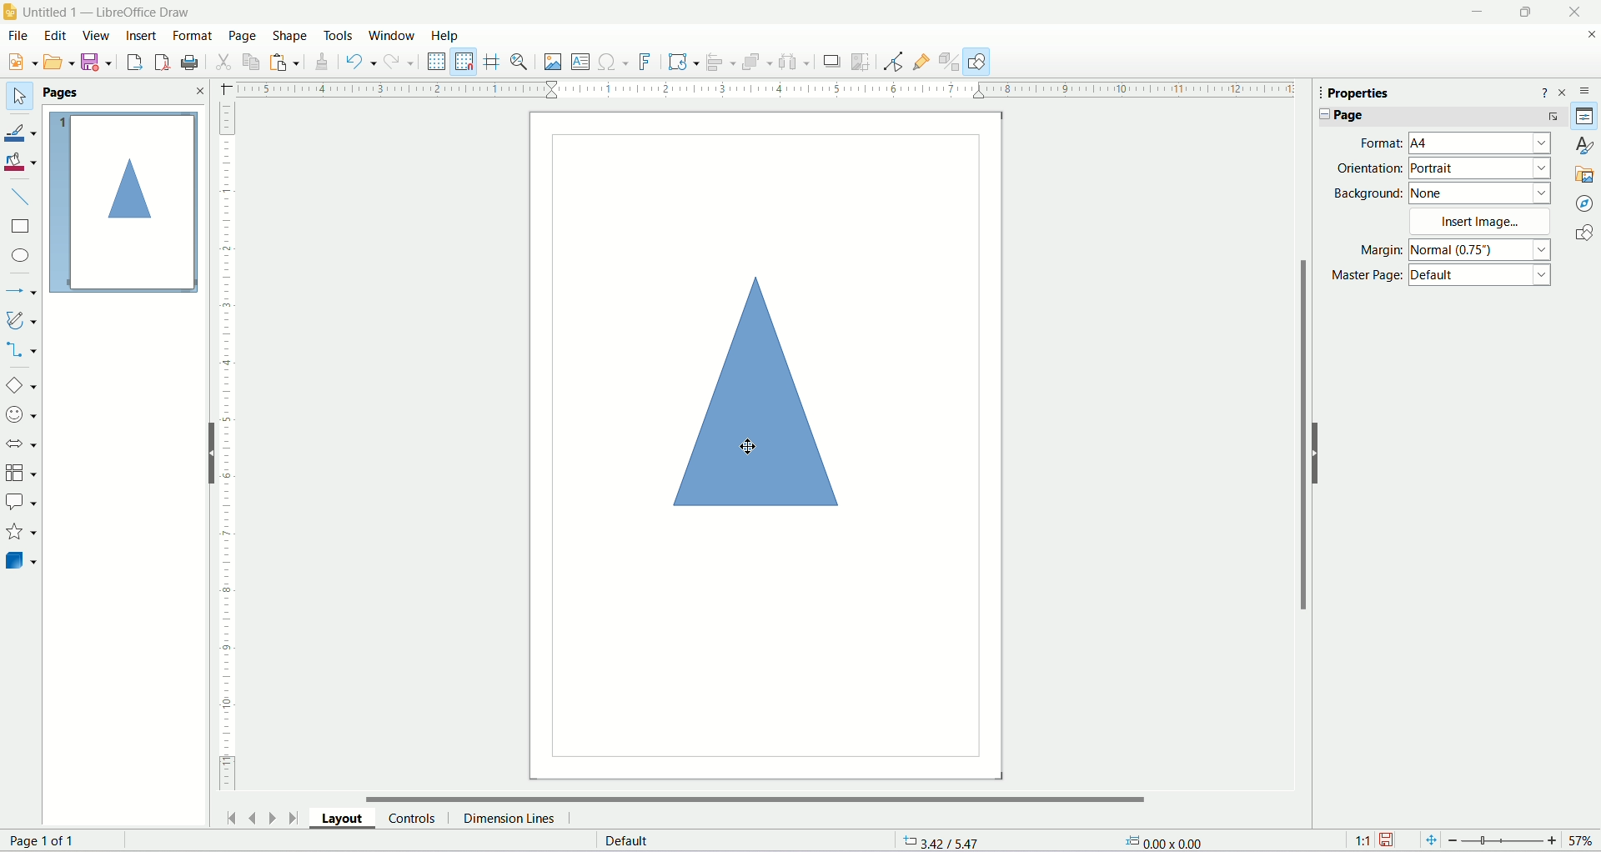  I want to click on Gallery, so click(1585, 173).